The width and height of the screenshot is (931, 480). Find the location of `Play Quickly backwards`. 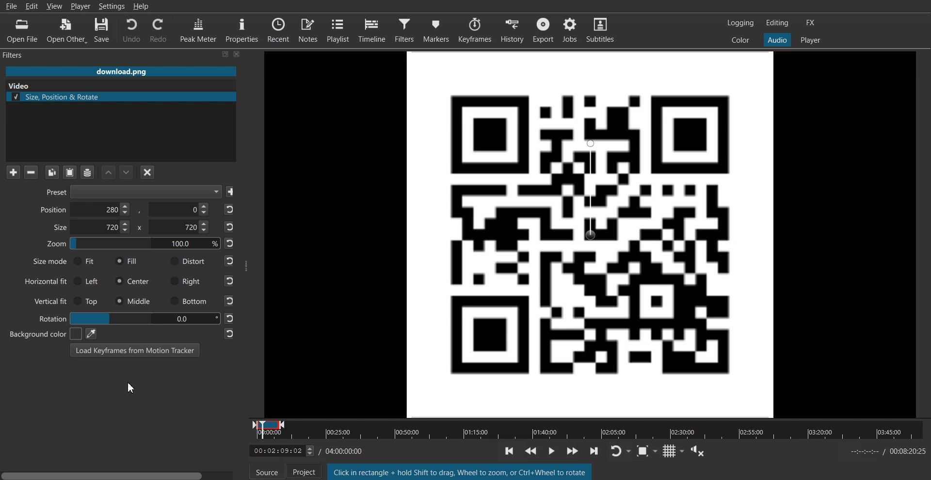

Play Quickly backwards is located at coordinates (532, 450).